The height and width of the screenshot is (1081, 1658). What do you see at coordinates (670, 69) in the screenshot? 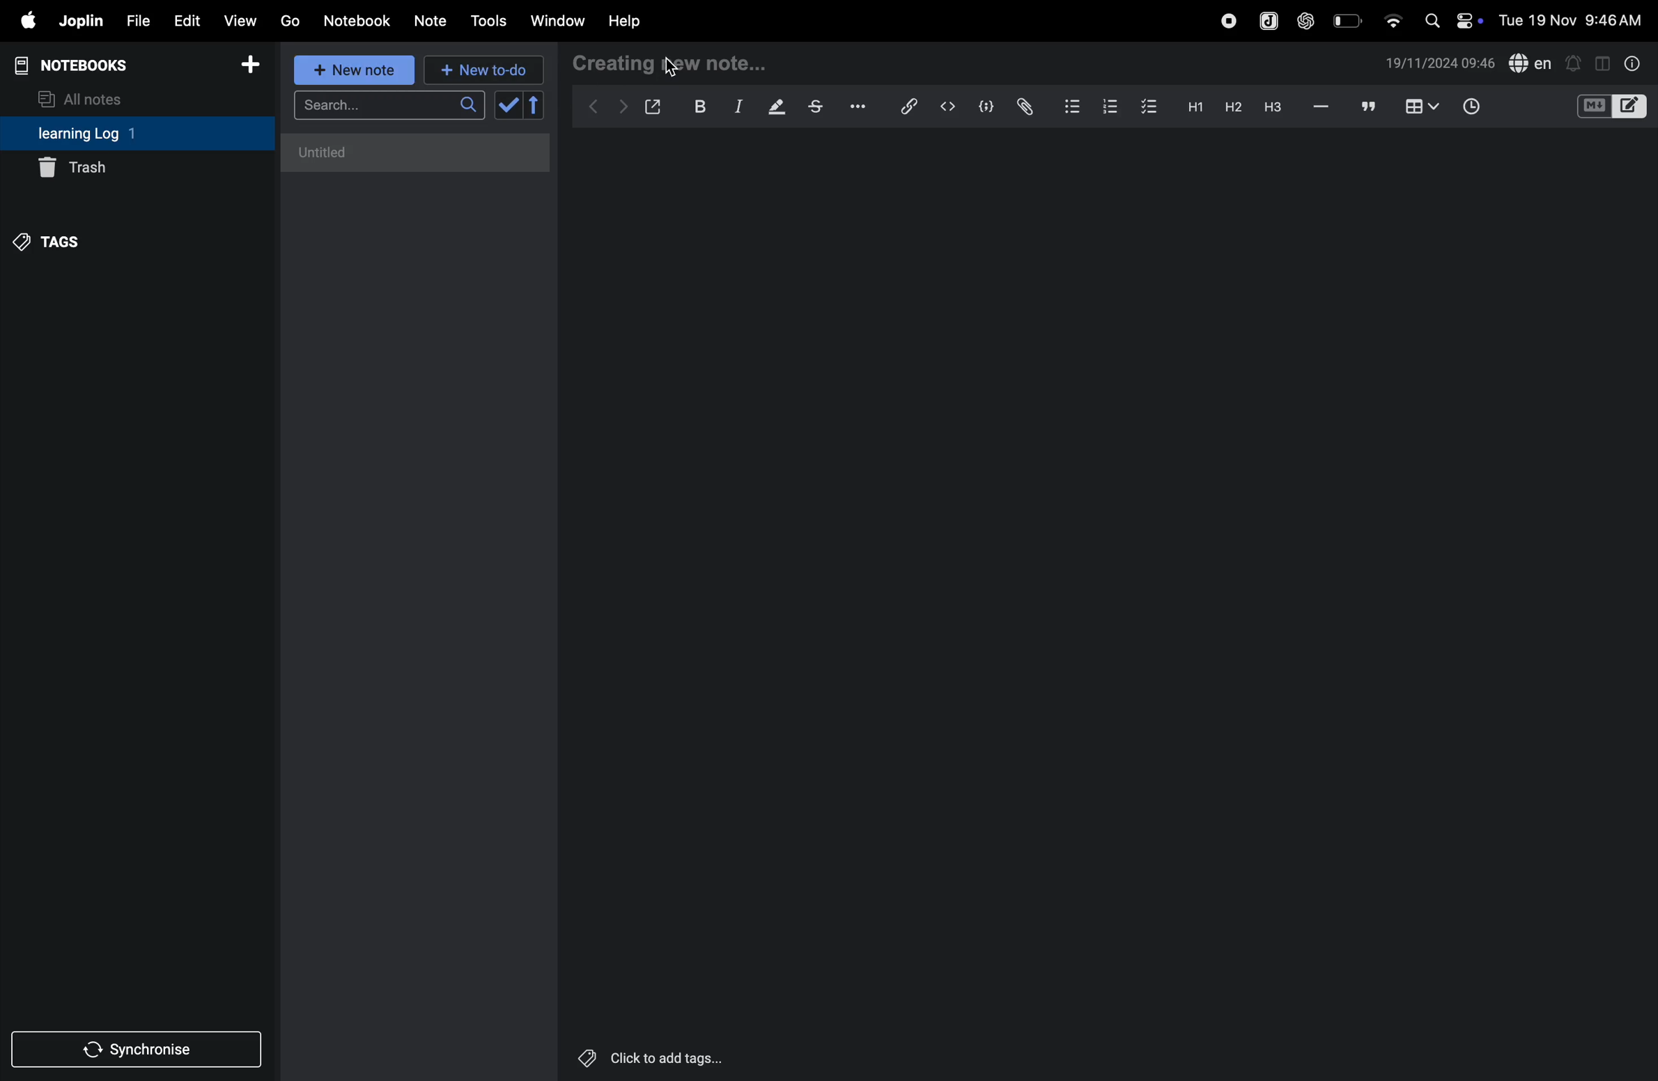
I see `cursor` at bounding box center [670, 69].